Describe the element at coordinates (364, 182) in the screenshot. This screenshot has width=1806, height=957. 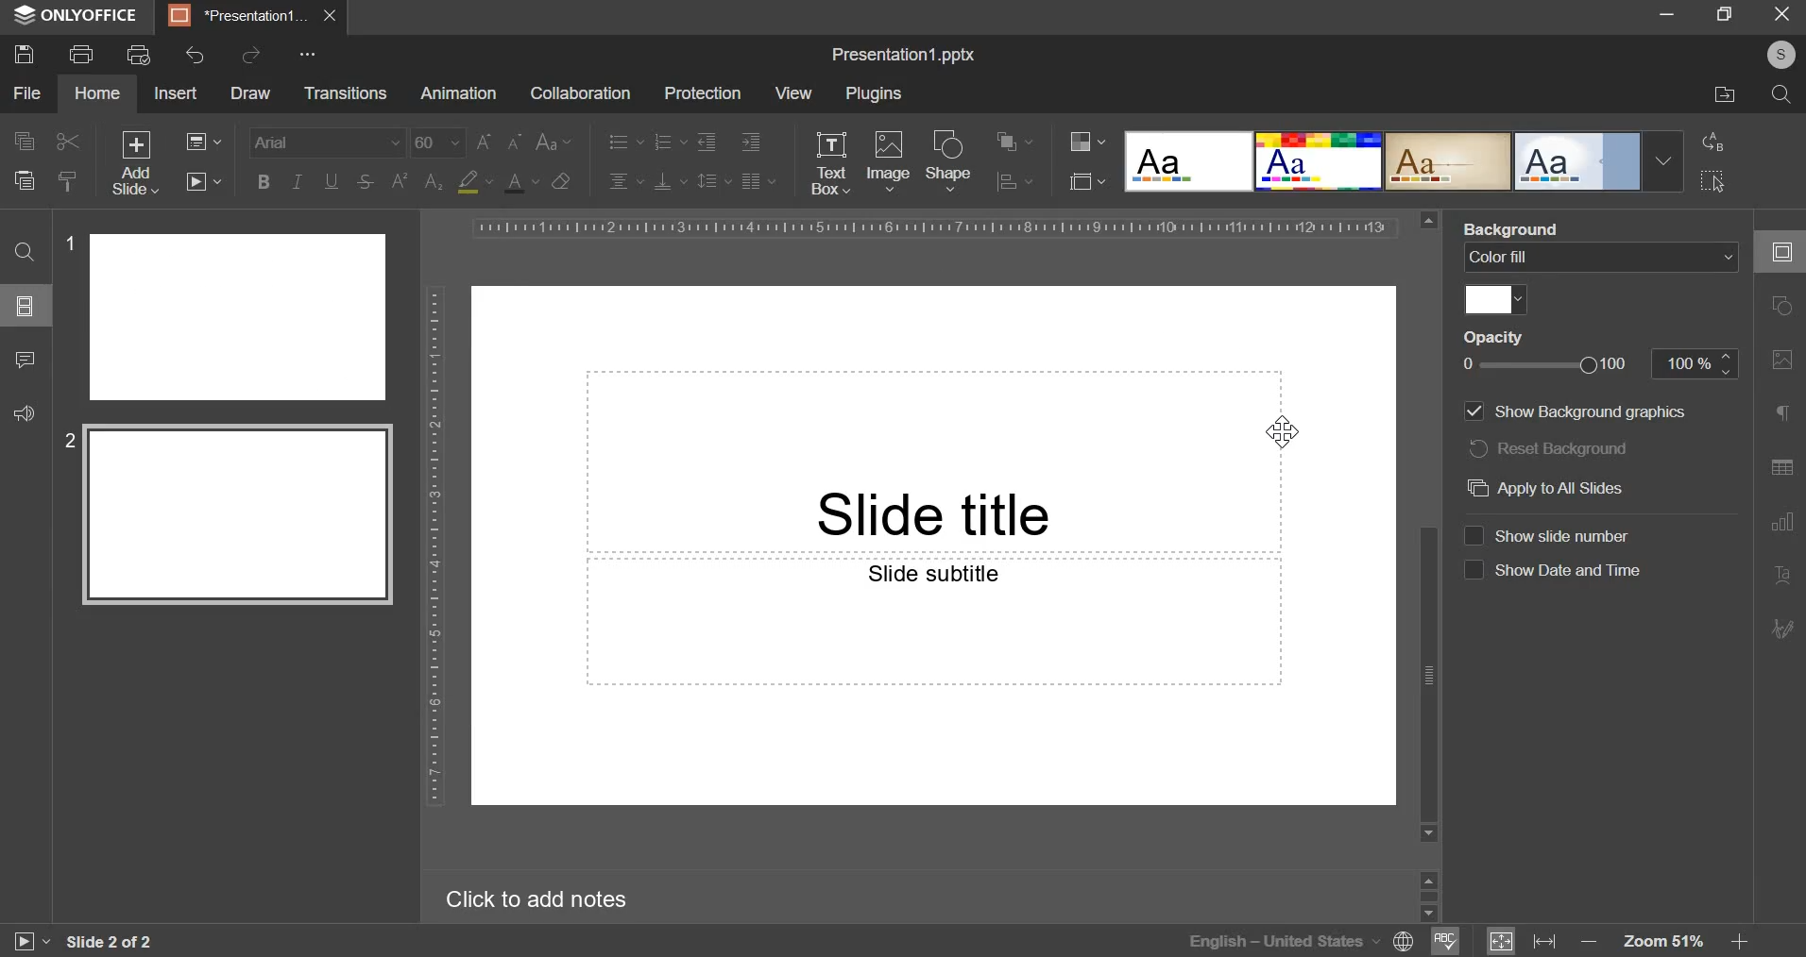
I see `strikethrough` at that location.